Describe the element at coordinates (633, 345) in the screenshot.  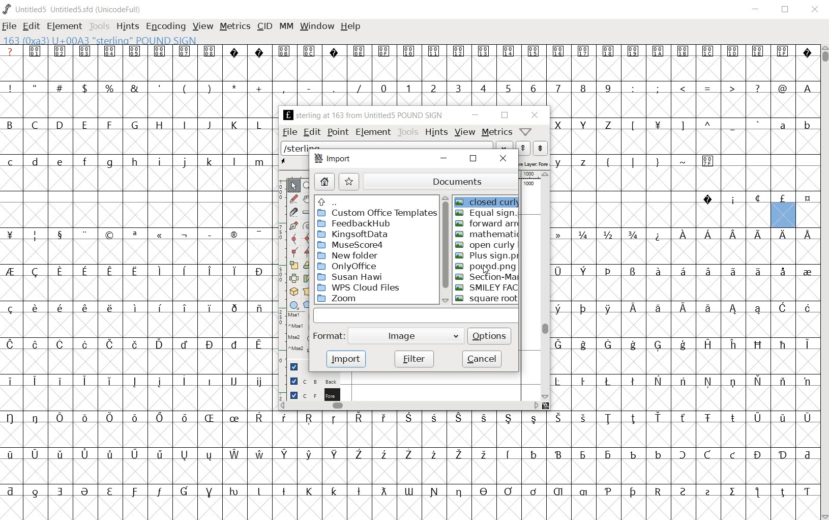
I see `Symbol` at that location.